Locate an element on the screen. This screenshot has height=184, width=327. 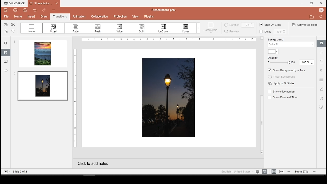
slide style is located at coordinates (275, 25).